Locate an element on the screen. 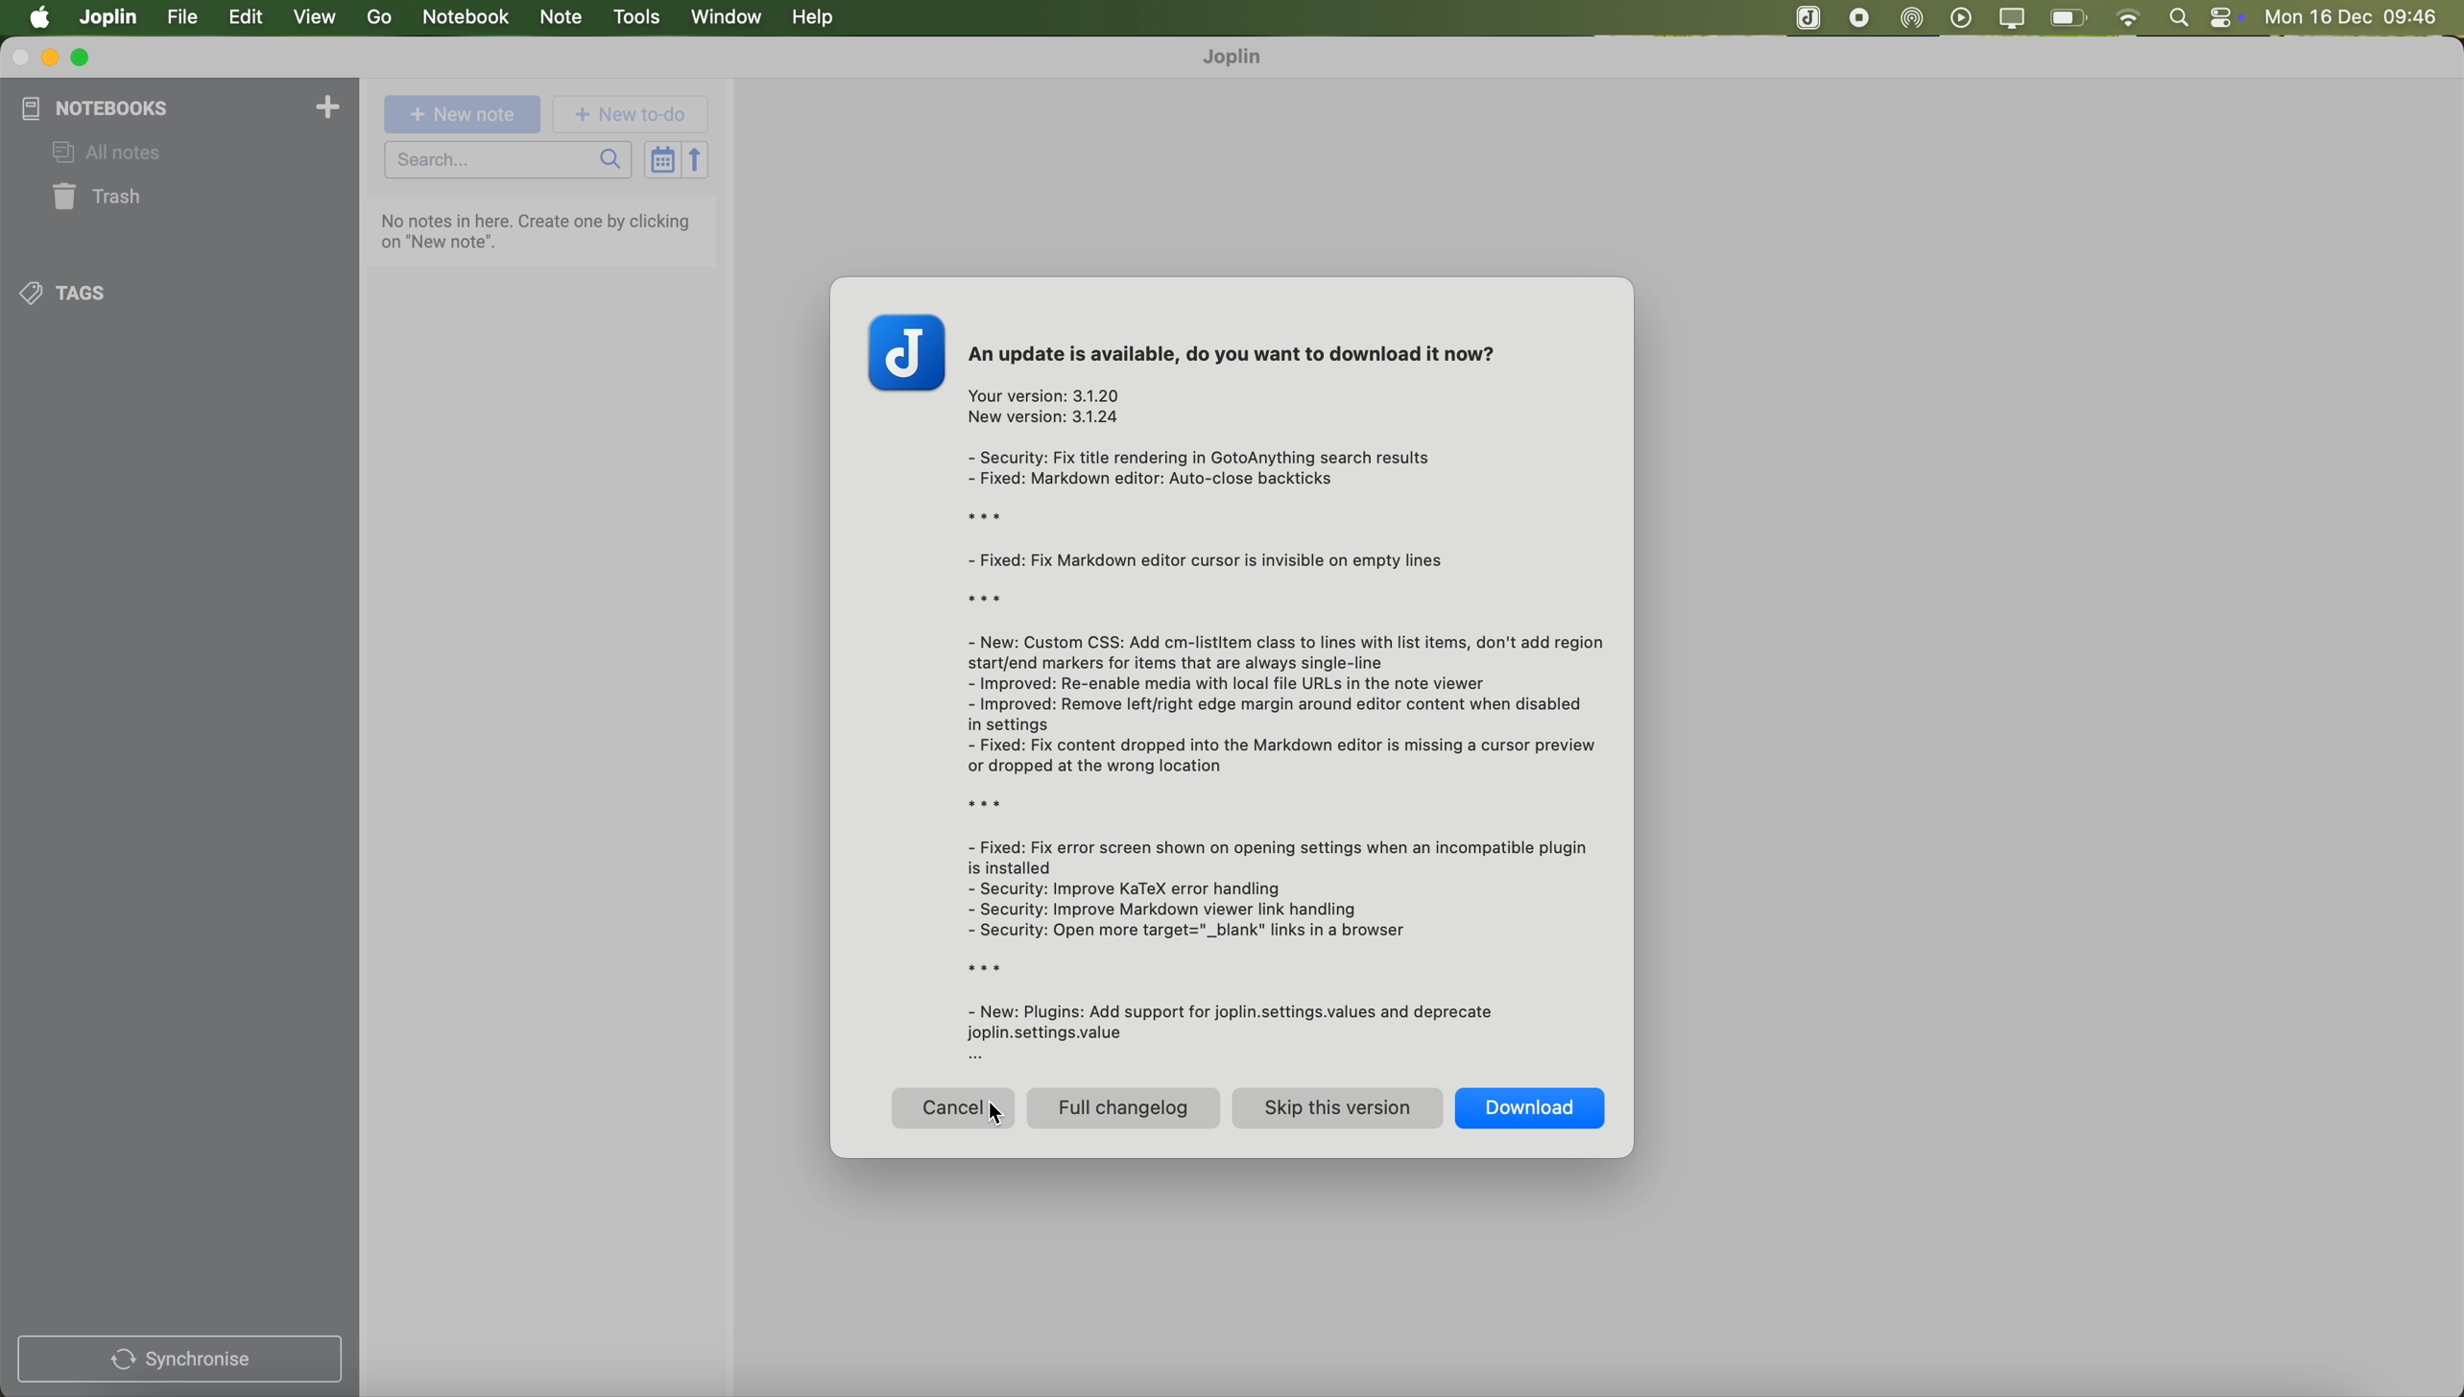  wifi is located at coordinates (2133, 18).